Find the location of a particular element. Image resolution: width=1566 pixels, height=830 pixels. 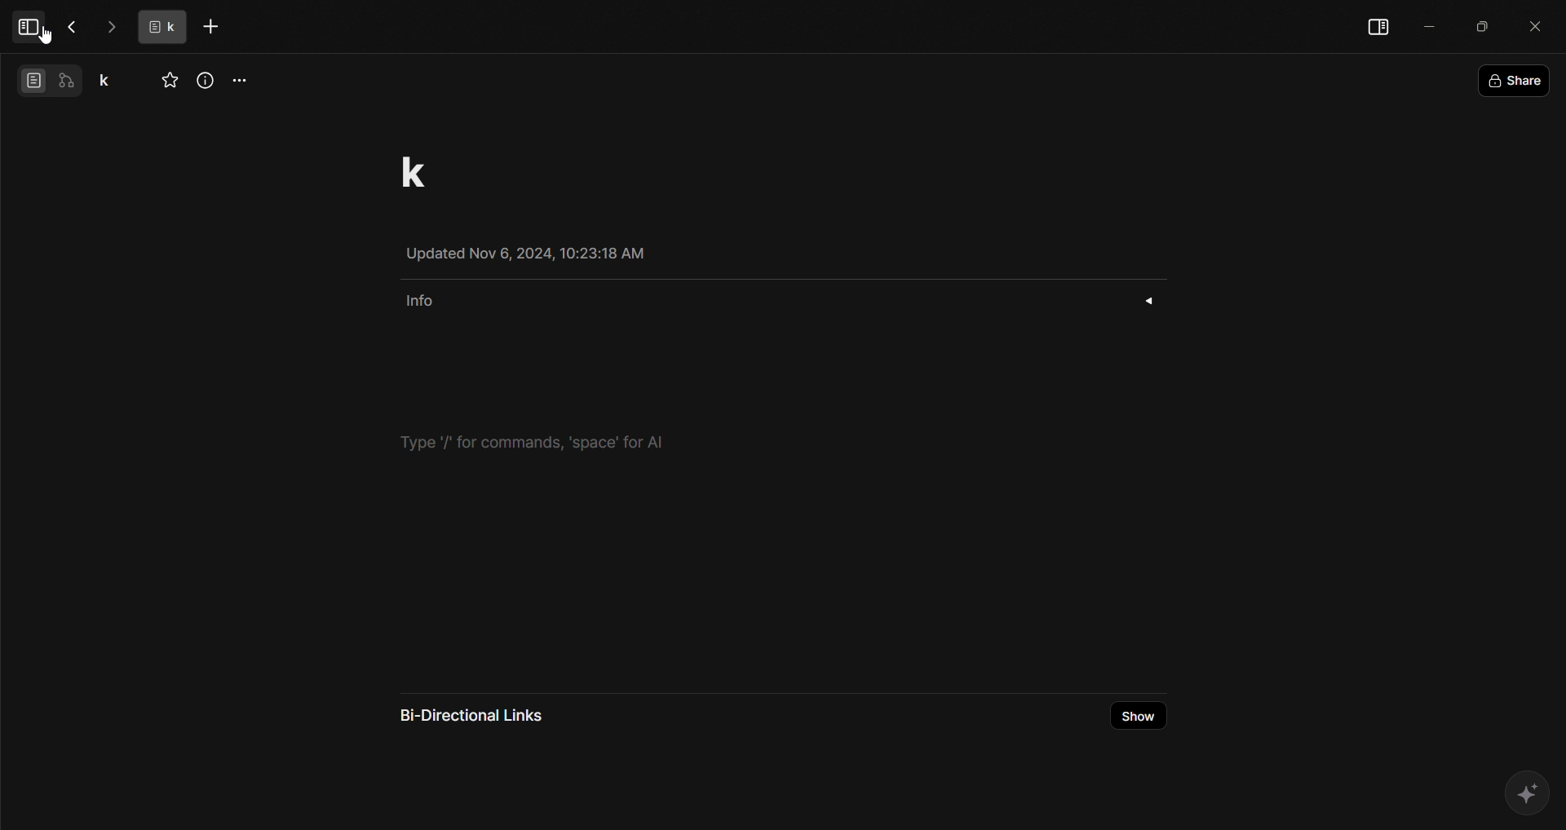

bi-directional links is located at coordinates (467, 718).